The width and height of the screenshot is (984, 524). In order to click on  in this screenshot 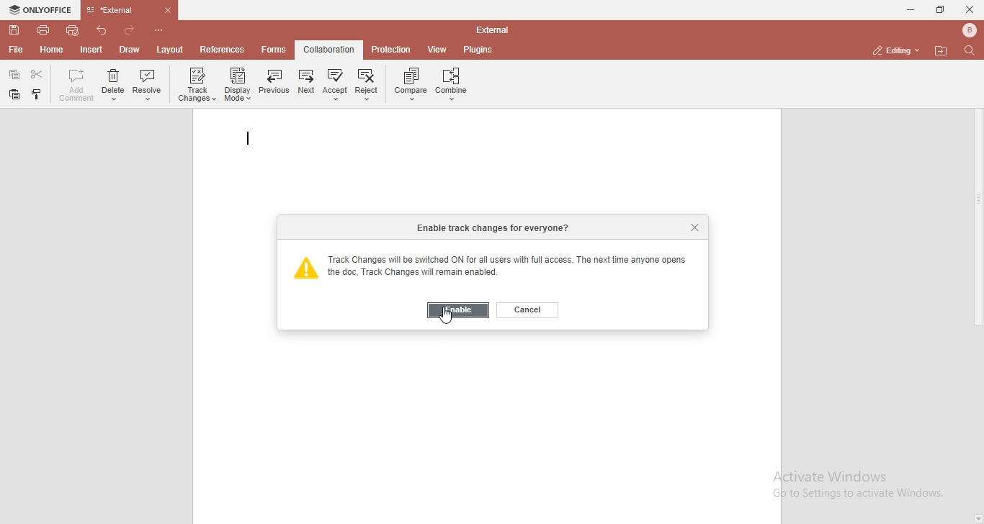, I will do `click(334, 84)`.